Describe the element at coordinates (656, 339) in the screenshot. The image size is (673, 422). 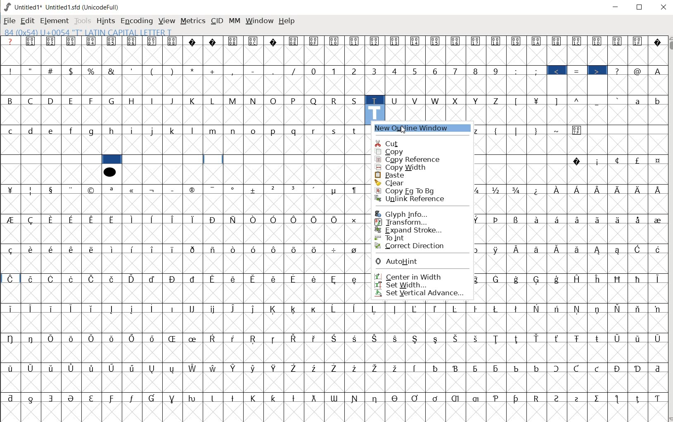
I see `Symbol` at that location.